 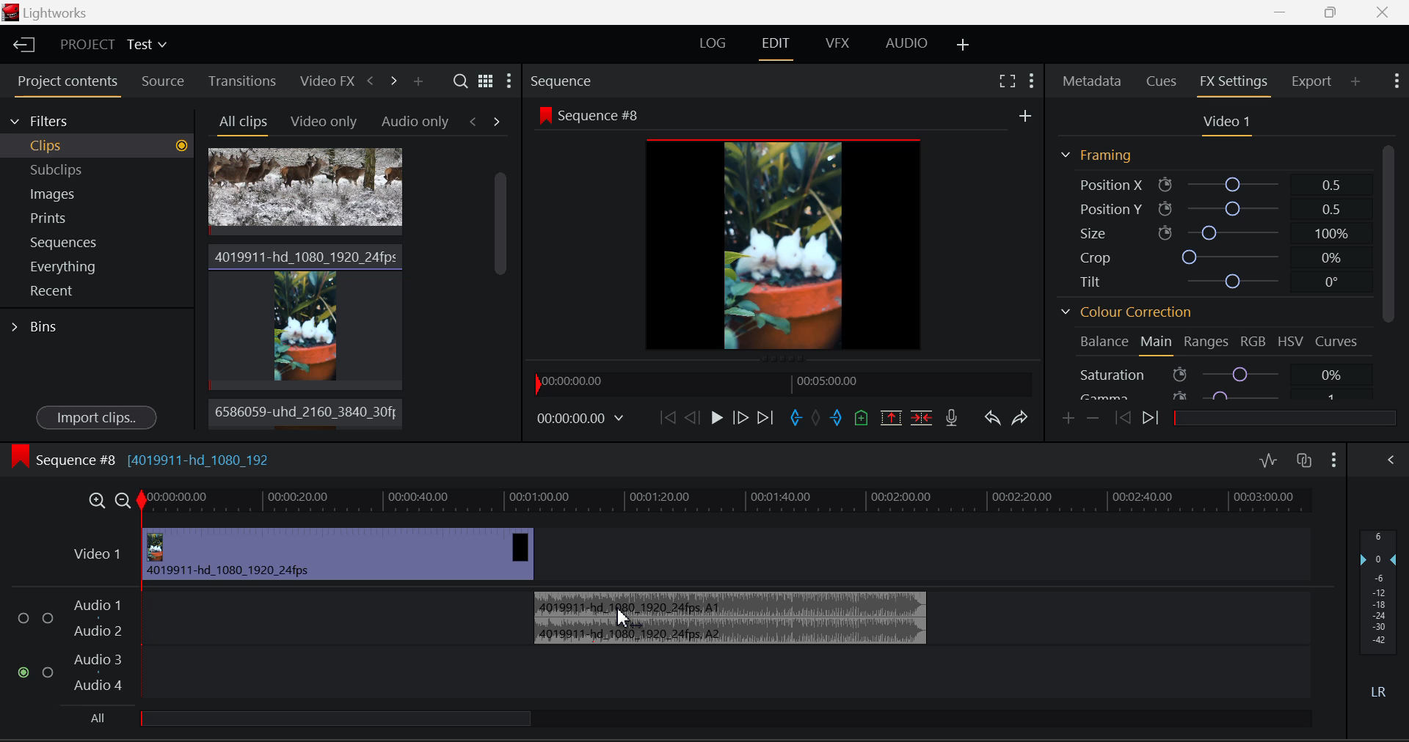 What do you see at coordinates (836, 43) in the screenshot?
I see `VFX Layout` at bounding box center [836, 43].